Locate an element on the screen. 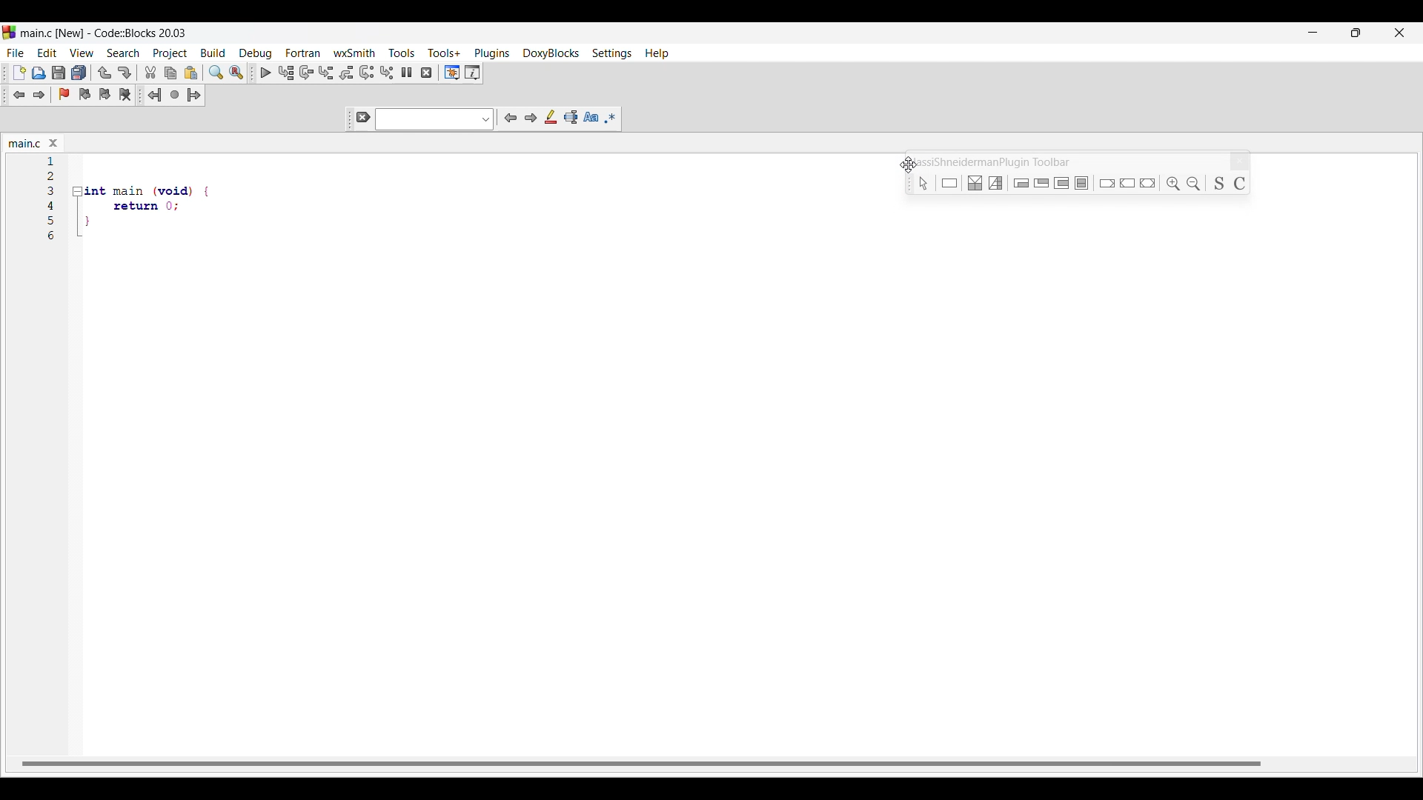   is located at coordinates (920, 182).